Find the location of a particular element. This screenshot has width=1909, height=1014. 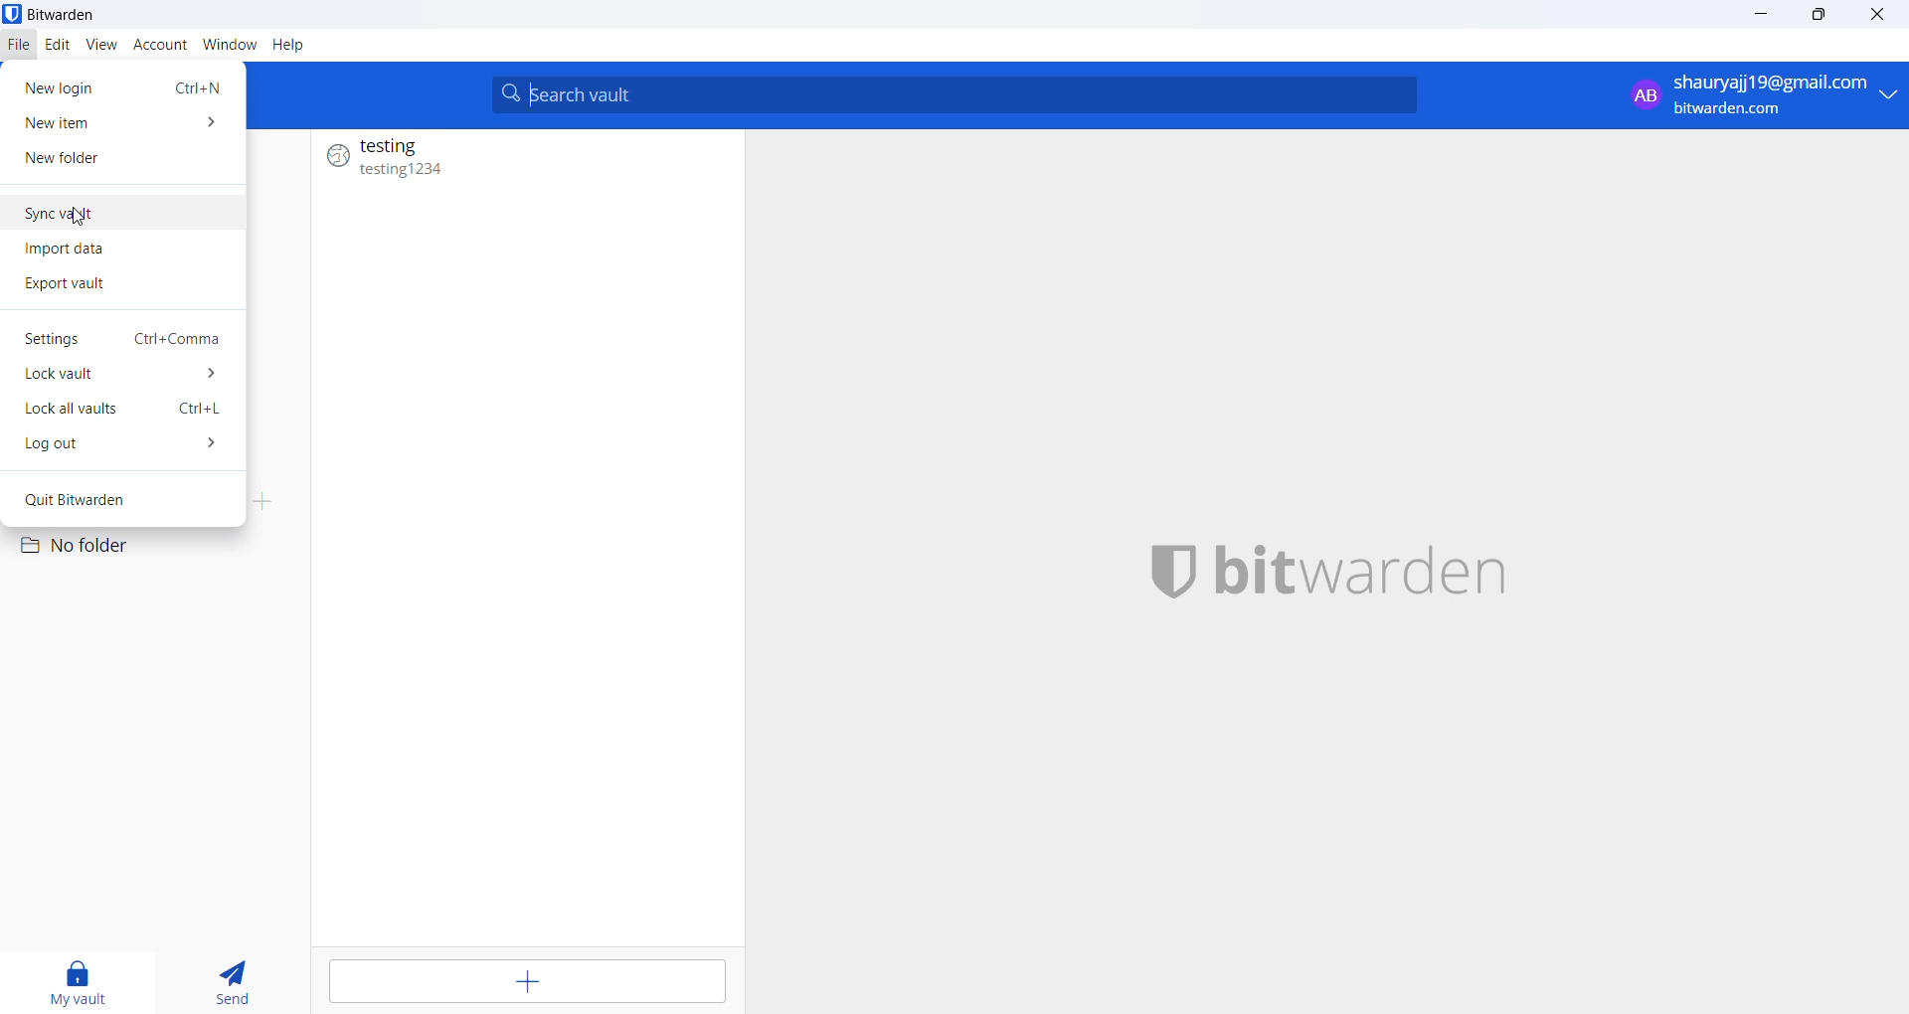

settings is located at coordinates (133, 337).